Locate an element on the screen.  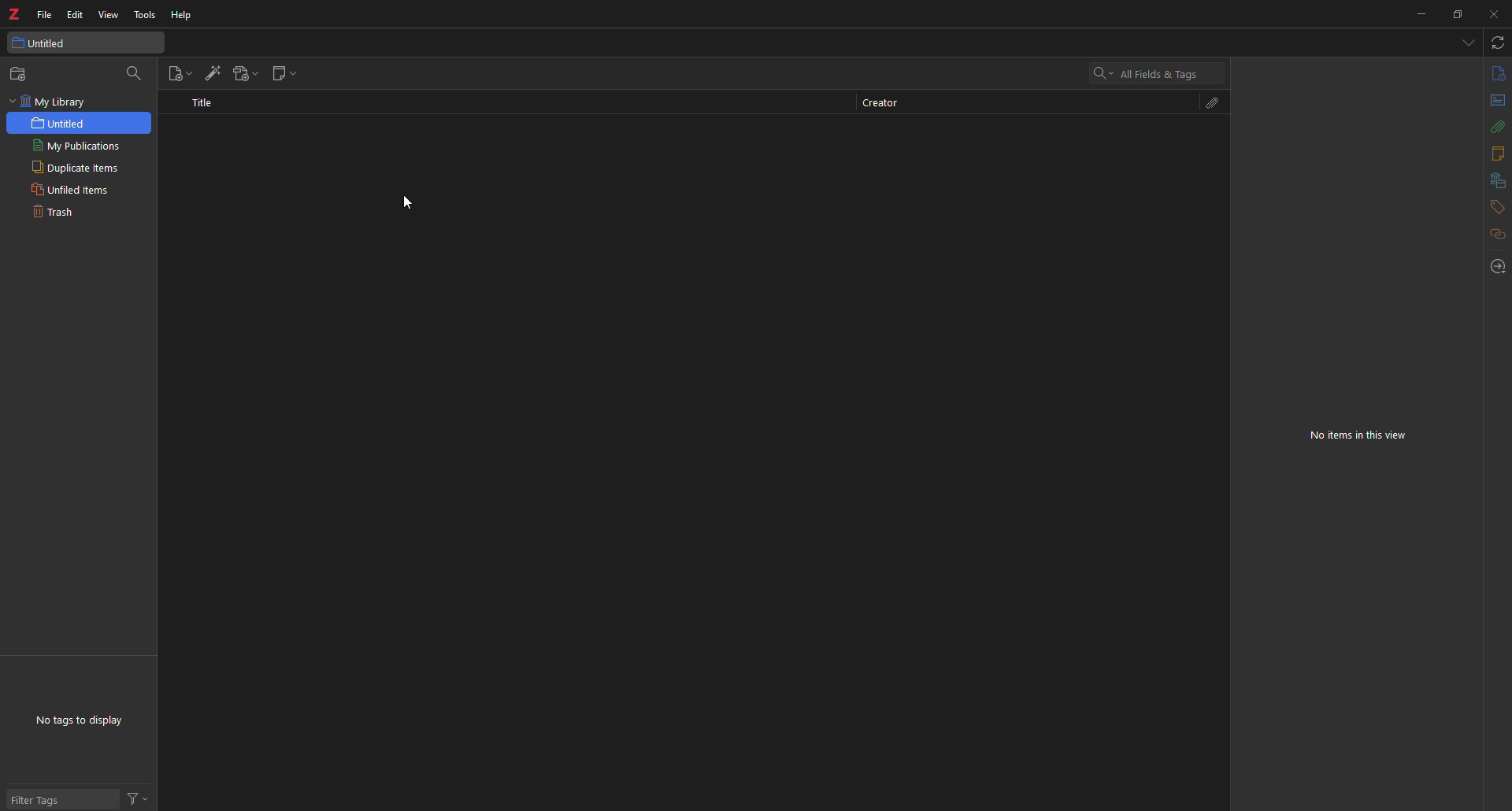
file is located at coordinates (44, 13).